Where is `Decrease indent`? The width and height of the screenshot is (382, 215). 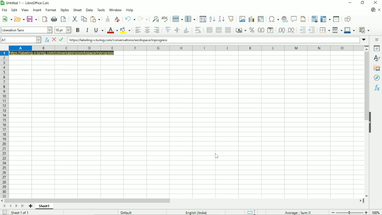 Decrease indent is located at coordinates (312, 30).